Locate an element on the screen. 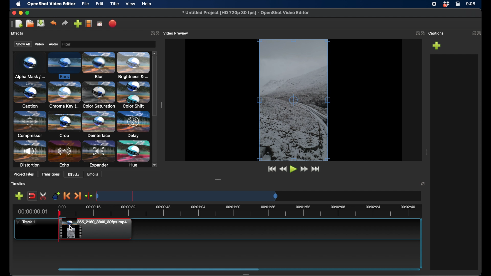 Image resolution: width=491 pixels, height=276 pixels. drag handle is located at coordinates (161, 105).